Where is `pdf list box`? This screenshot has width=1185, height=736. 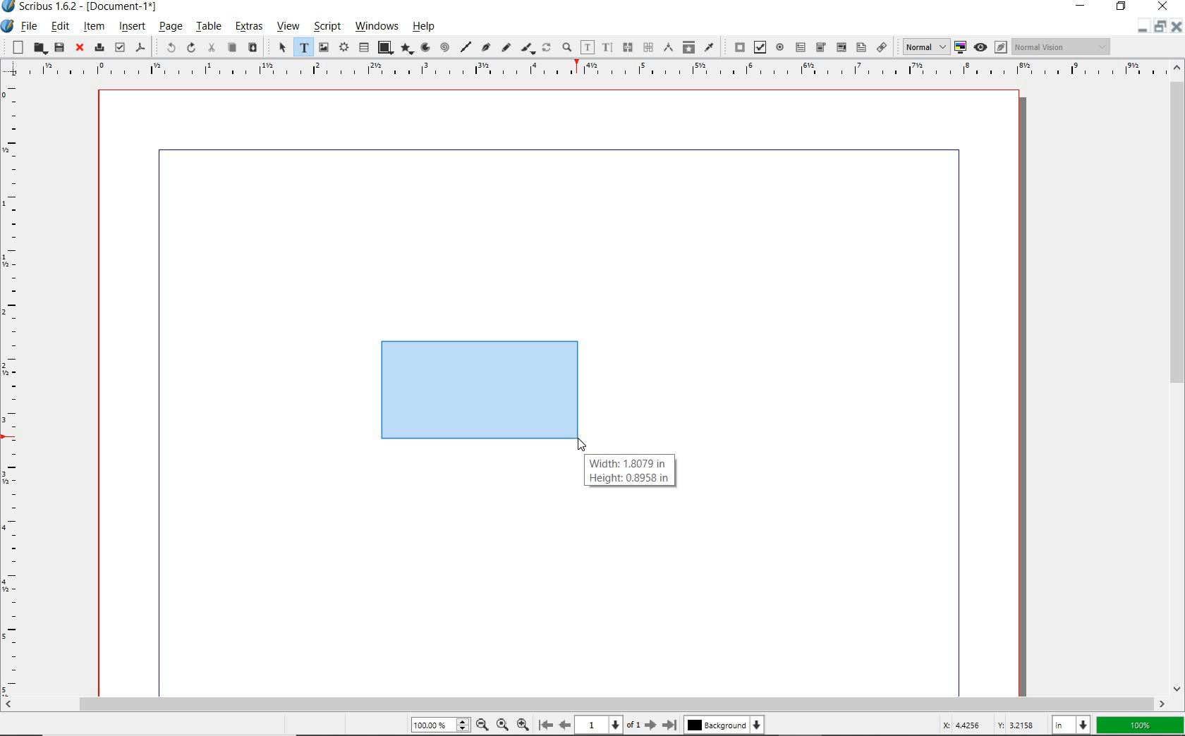
pdf list box is located at coordinates (861, 47).